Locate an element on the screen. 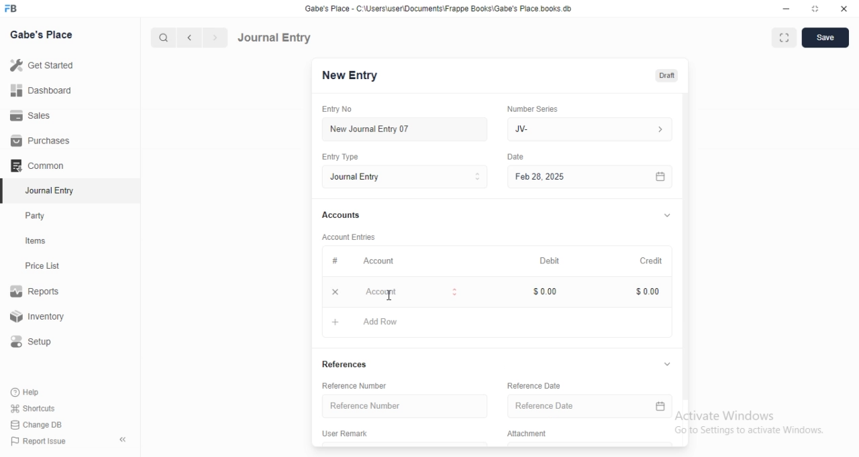 The image size is (859, 457). ‘Journal Entry is located at coordinates (52, 190).